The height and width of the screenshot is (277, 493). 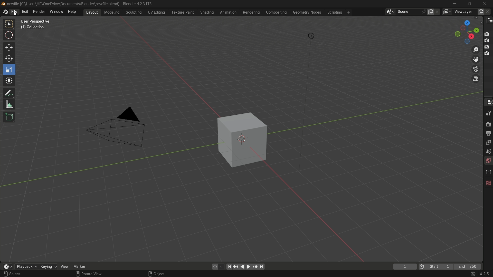 I want to click on User prepective, so click(x=37, y=21).